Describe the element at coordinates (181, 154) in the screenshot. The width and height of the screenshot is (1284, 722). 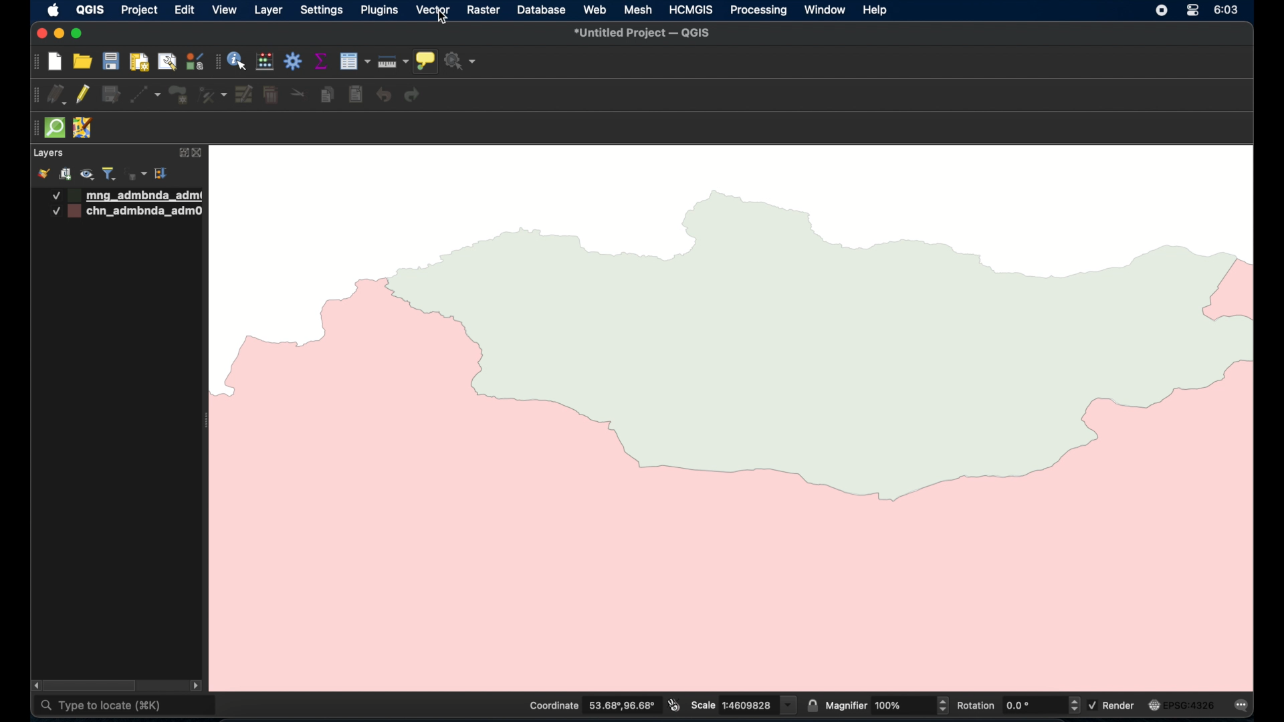
I see `expand` at that location.